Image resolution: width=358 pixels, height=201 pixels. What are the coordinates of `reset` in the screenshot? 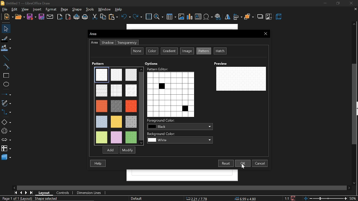 It's located at (225, 163).